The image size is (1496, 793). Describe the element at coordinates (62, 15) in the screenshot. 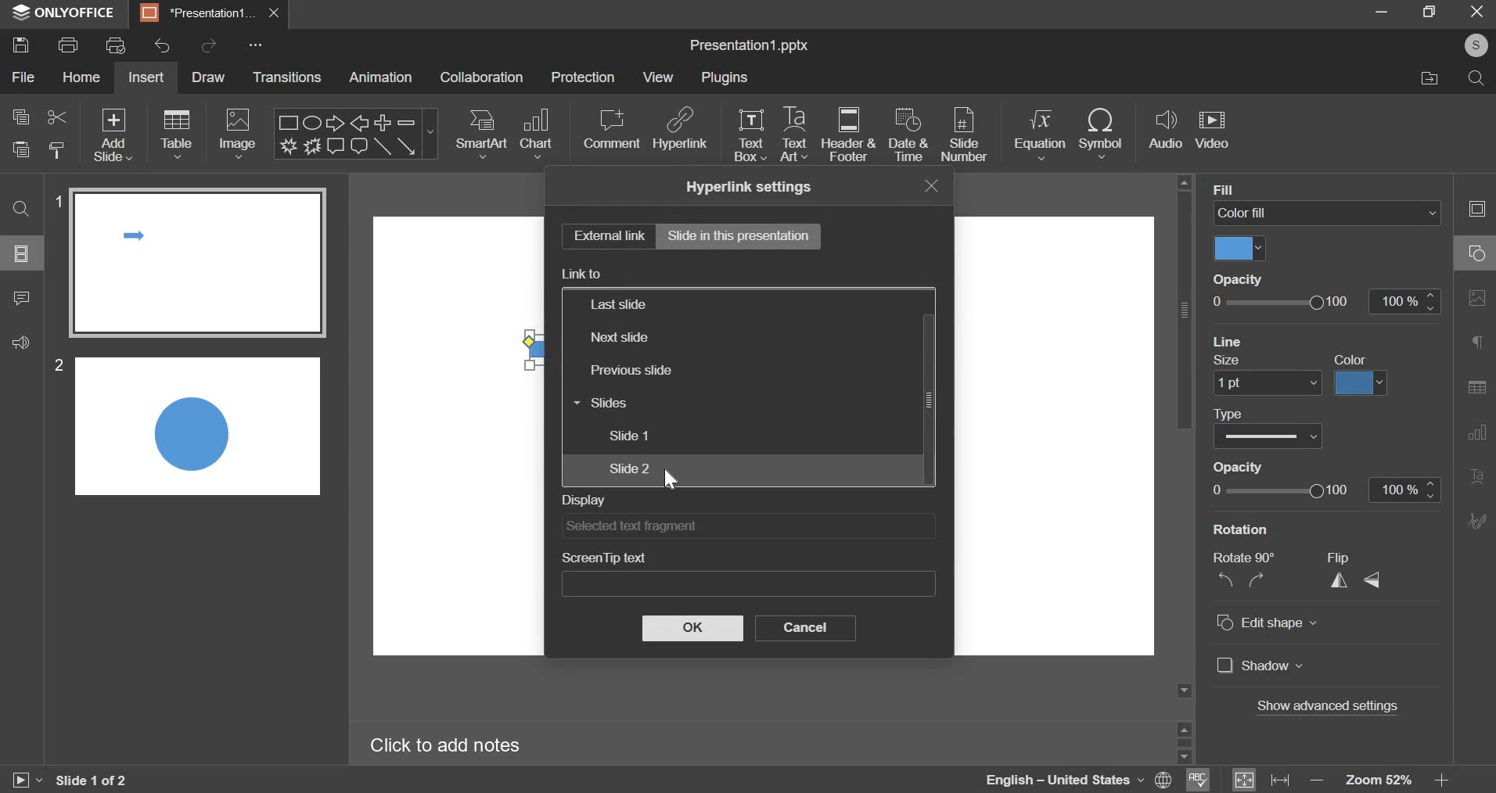

I see `ONLYOFFICE` at that location.